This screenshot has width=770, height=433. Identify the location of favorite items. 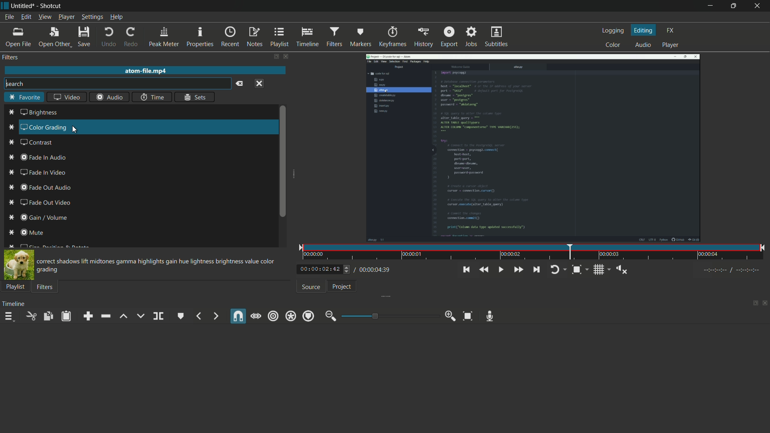
(12, 178).